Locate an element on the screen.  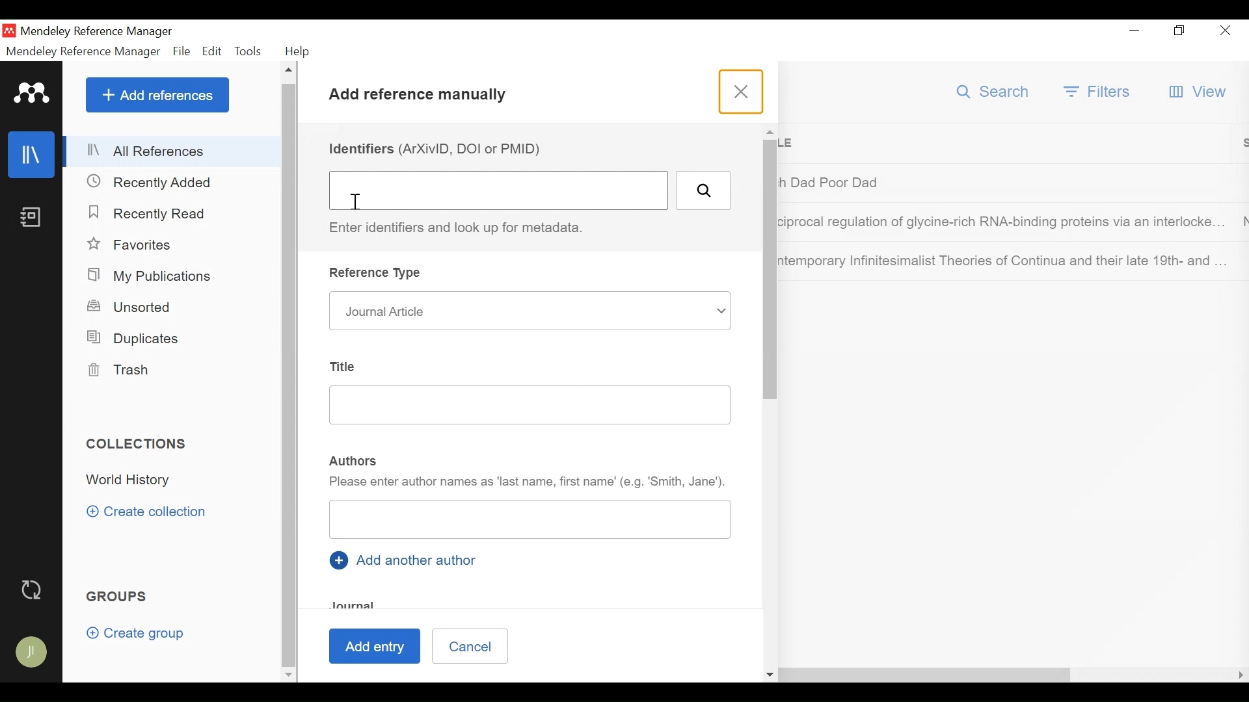
Sync is located at coordinates (31, 589).